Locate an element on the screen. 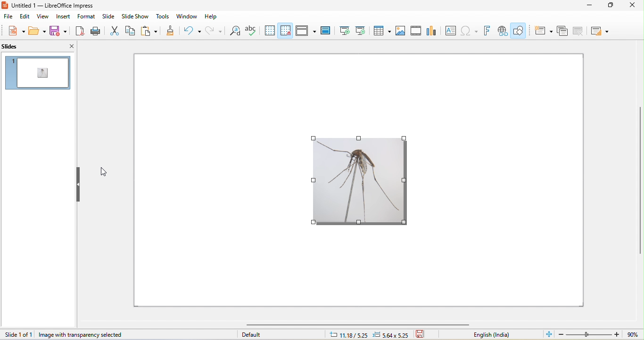 This screenshot has width=644, height=340. fit to window is located at coordinates (549, 334).